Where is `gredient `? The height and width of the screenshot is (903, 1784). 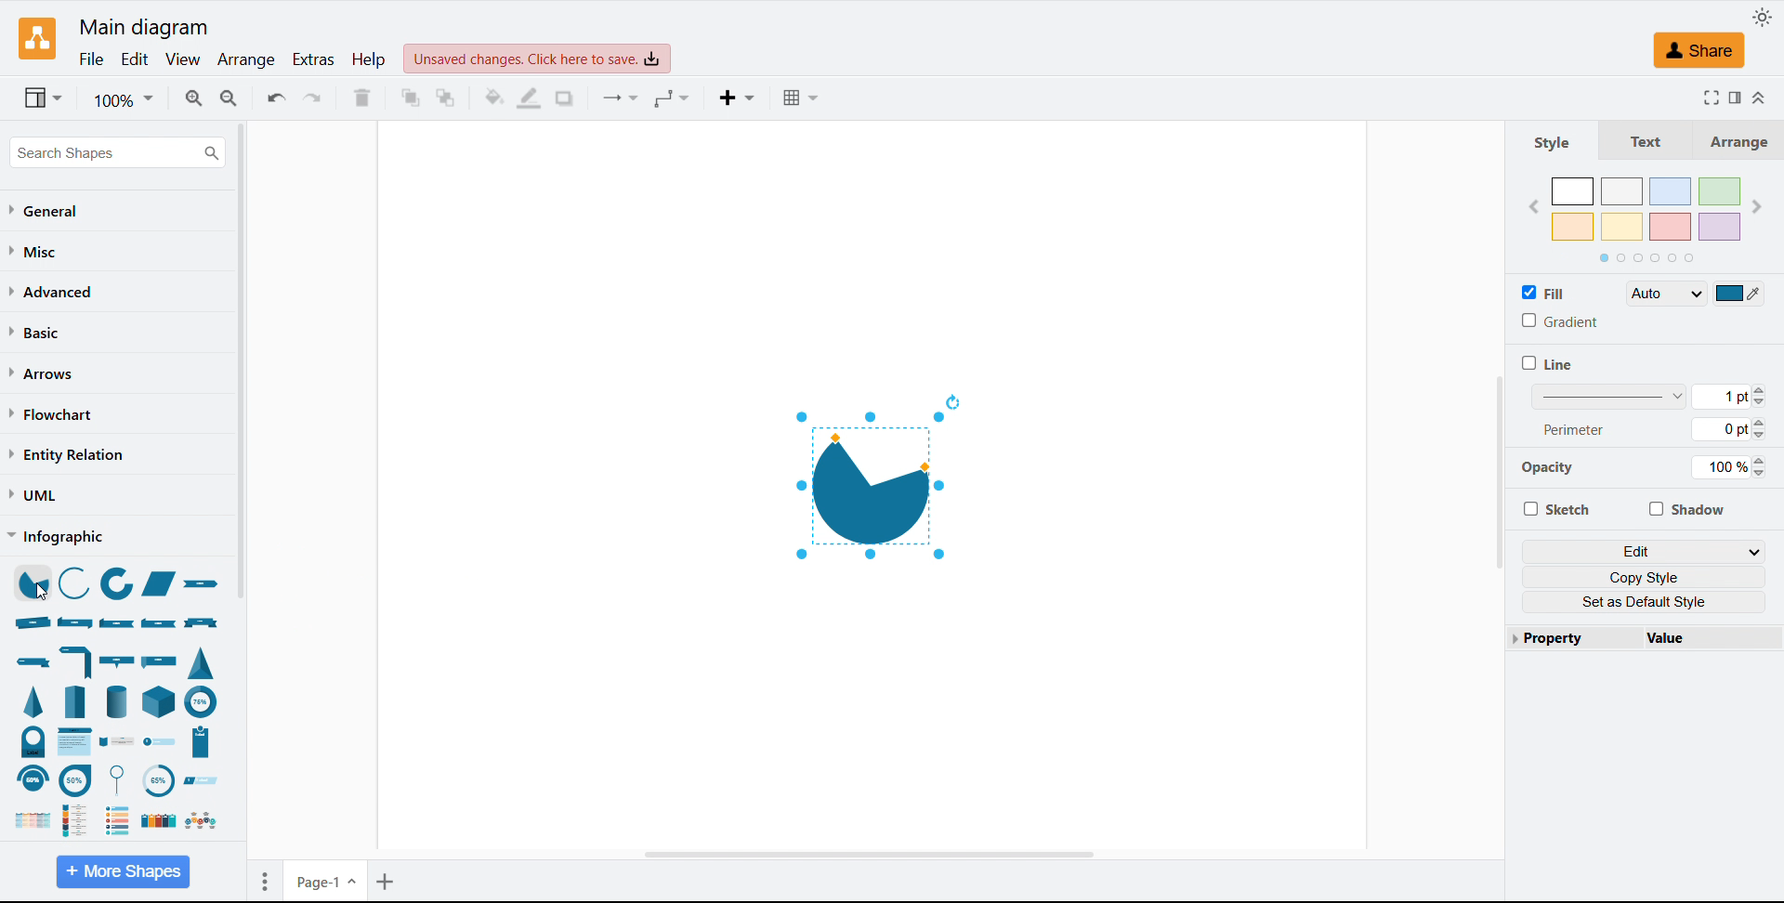 gredient  is located at coordinates (1561, 321).